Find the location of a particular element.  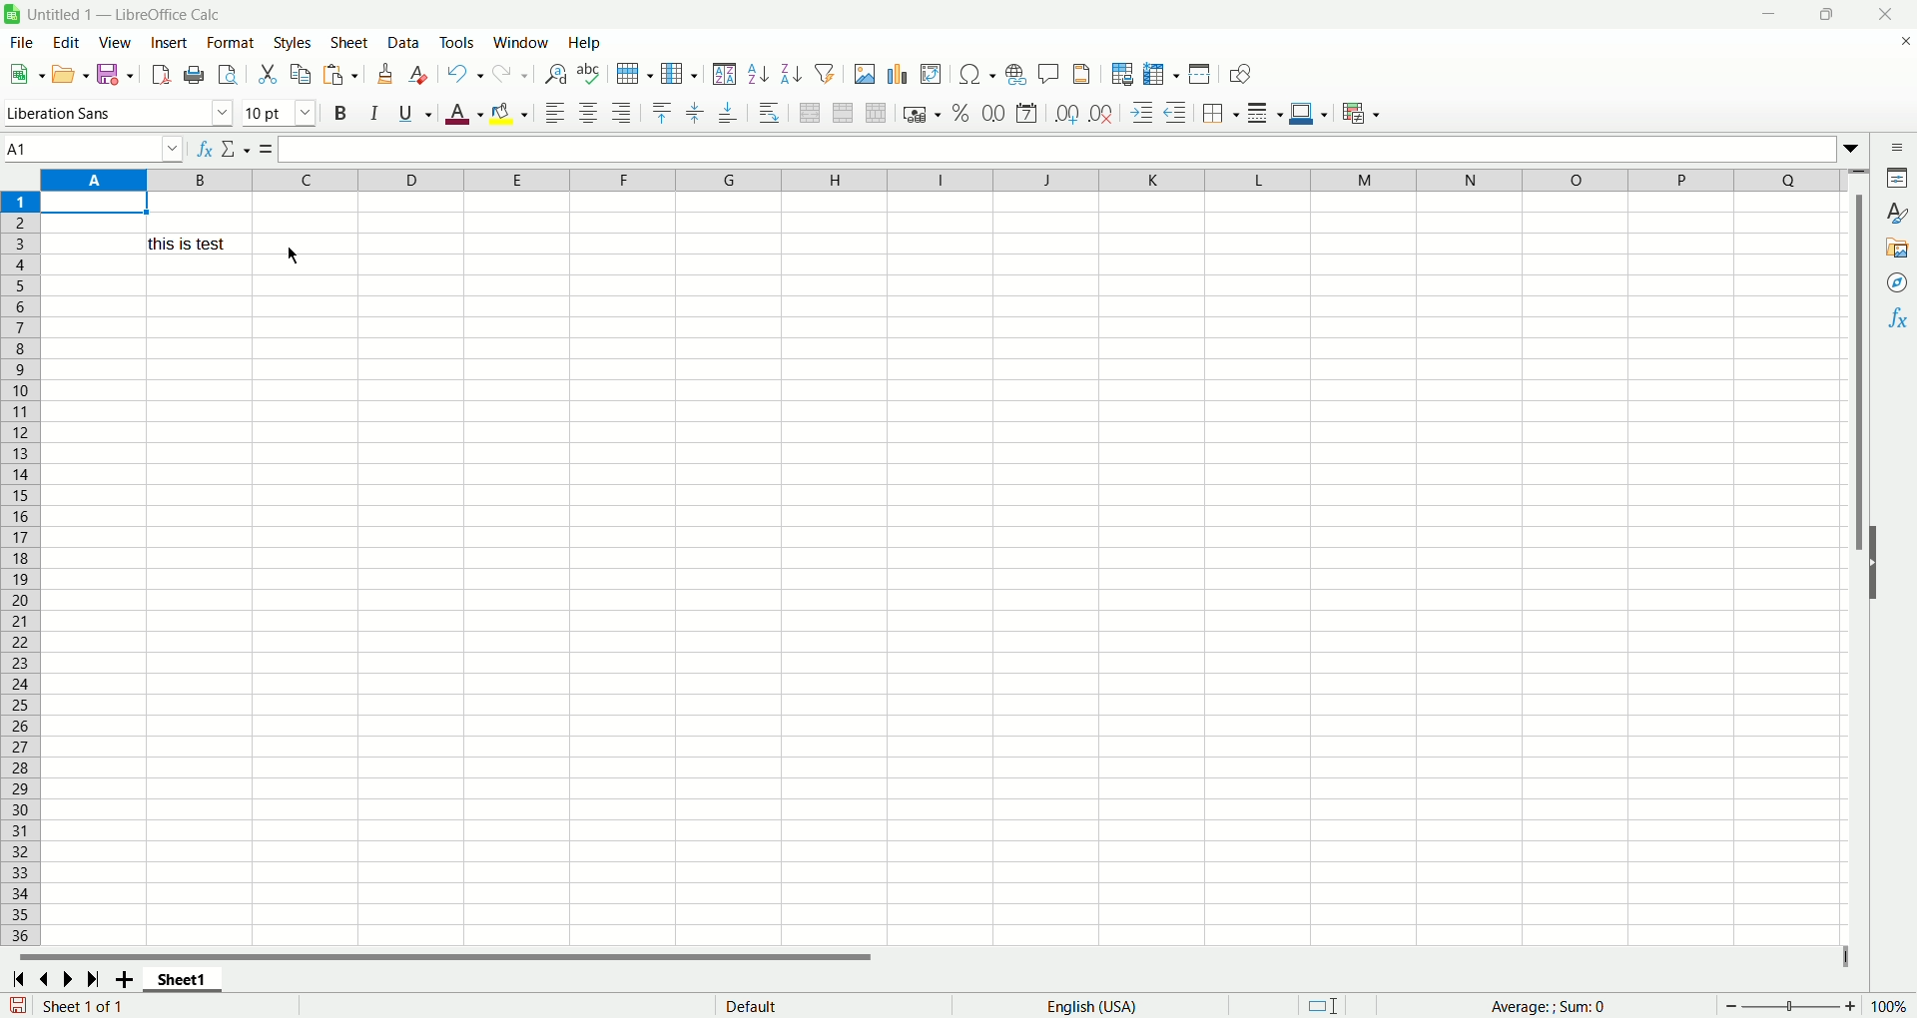

next sheet is located at coordinates (65, 980).